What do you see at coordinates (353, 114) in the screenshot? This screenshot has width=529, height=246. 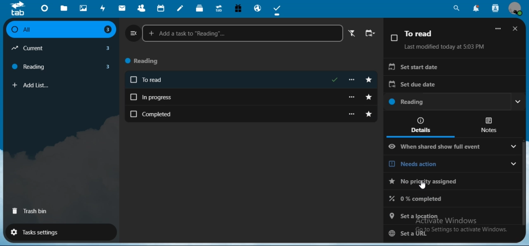 I see `more` at bounding box center [353, 114].